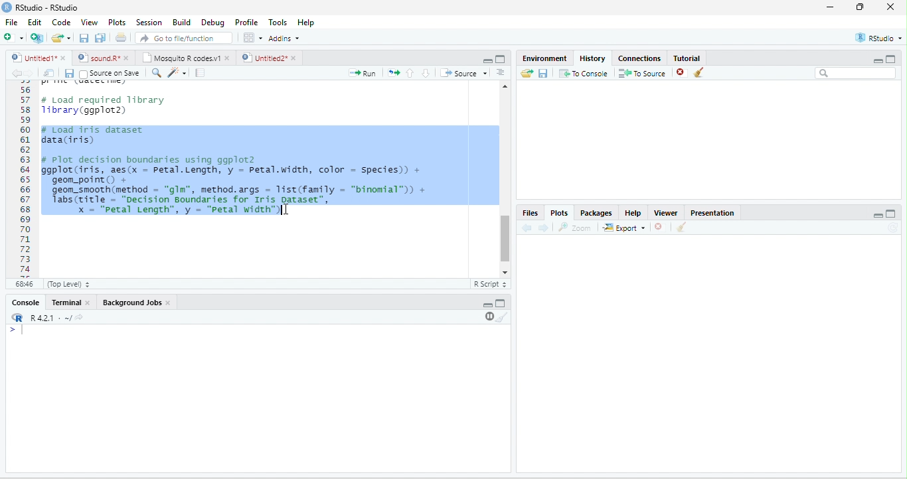 The height and width of the screenshot is (479, 907). Describe the element at coordinates (543, 228) in the screenshot. I see `forward` at that location.